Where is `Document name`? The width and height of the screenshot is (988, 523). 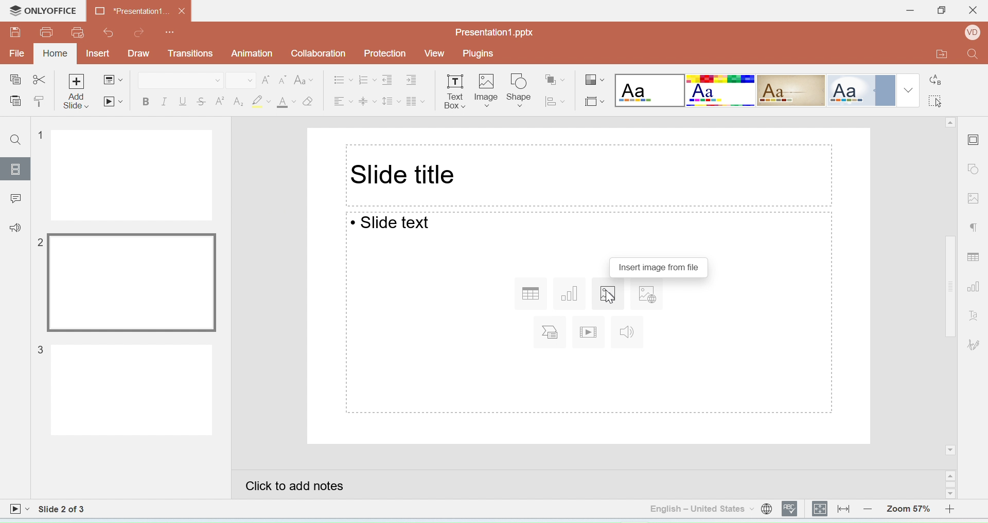 Document name is located at coordinates (139, 10).